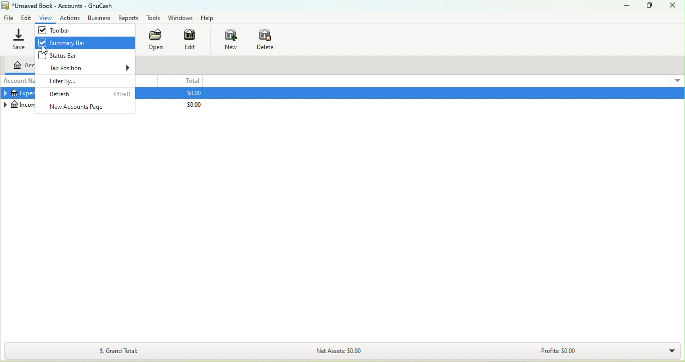 Image resolution: width=685 pixels, height=362 pixels. I want to click on Maximize, so click(649, 6).